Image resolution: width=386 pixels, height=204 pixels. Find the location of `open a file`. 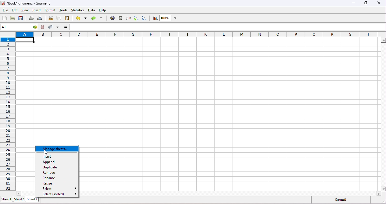

open a file is located at coordinates (13, 19).